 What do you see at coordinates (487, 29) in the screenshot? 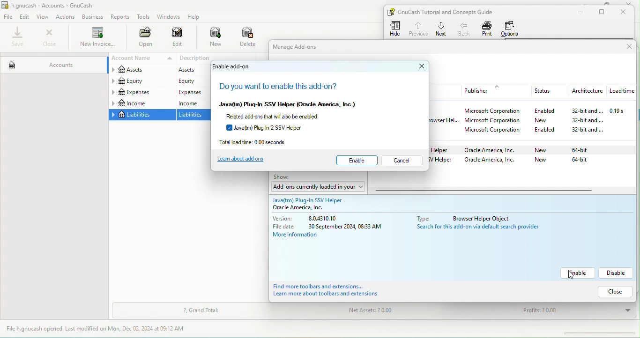
I see `print` at bounding box center [487, 29].